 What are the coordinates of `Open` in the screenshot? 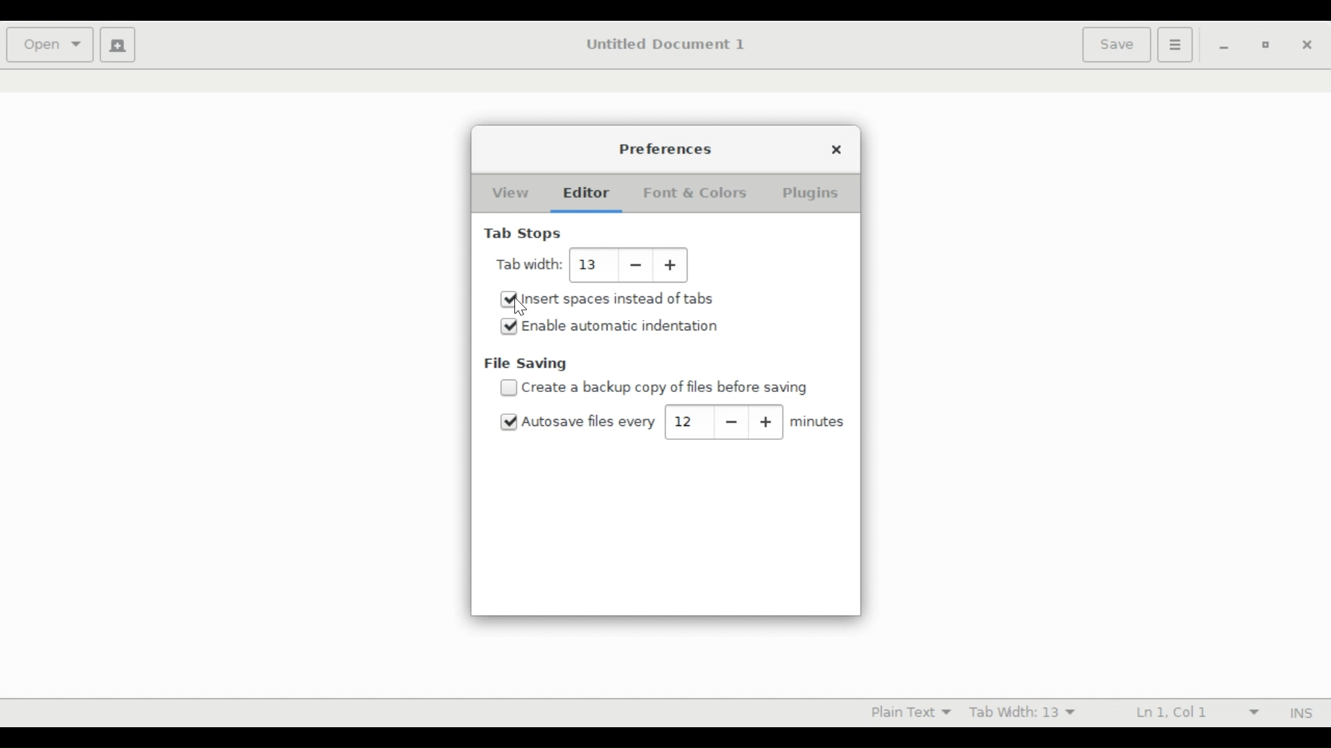 It's located at (49, 43).